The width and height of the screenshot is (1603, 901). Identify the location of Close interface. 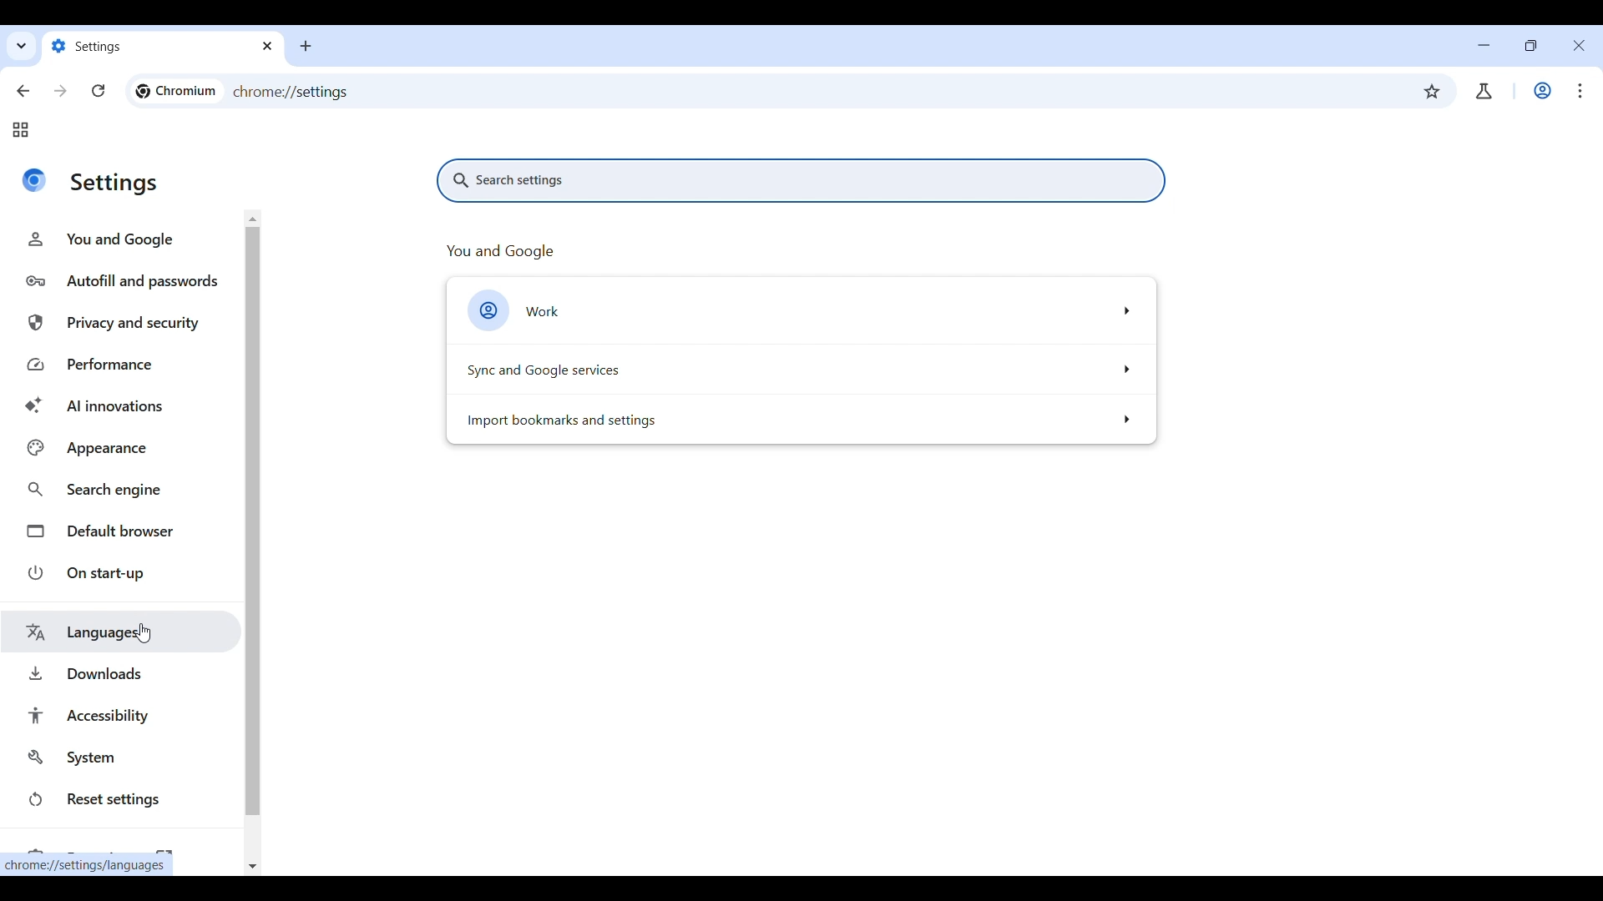
(1580, 46).